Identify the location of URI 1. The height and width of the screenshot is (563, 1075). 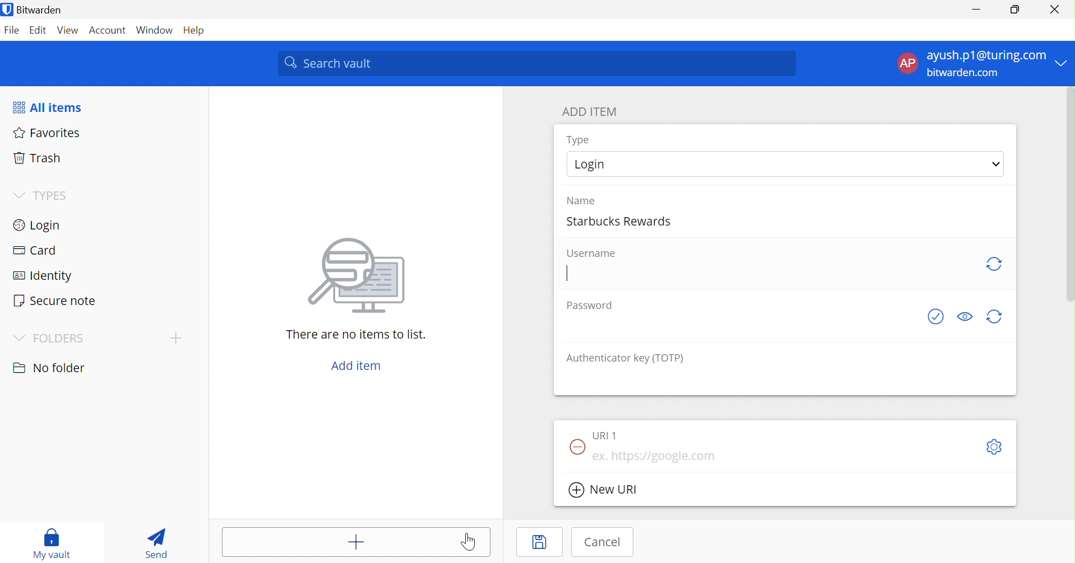
(608, 435).